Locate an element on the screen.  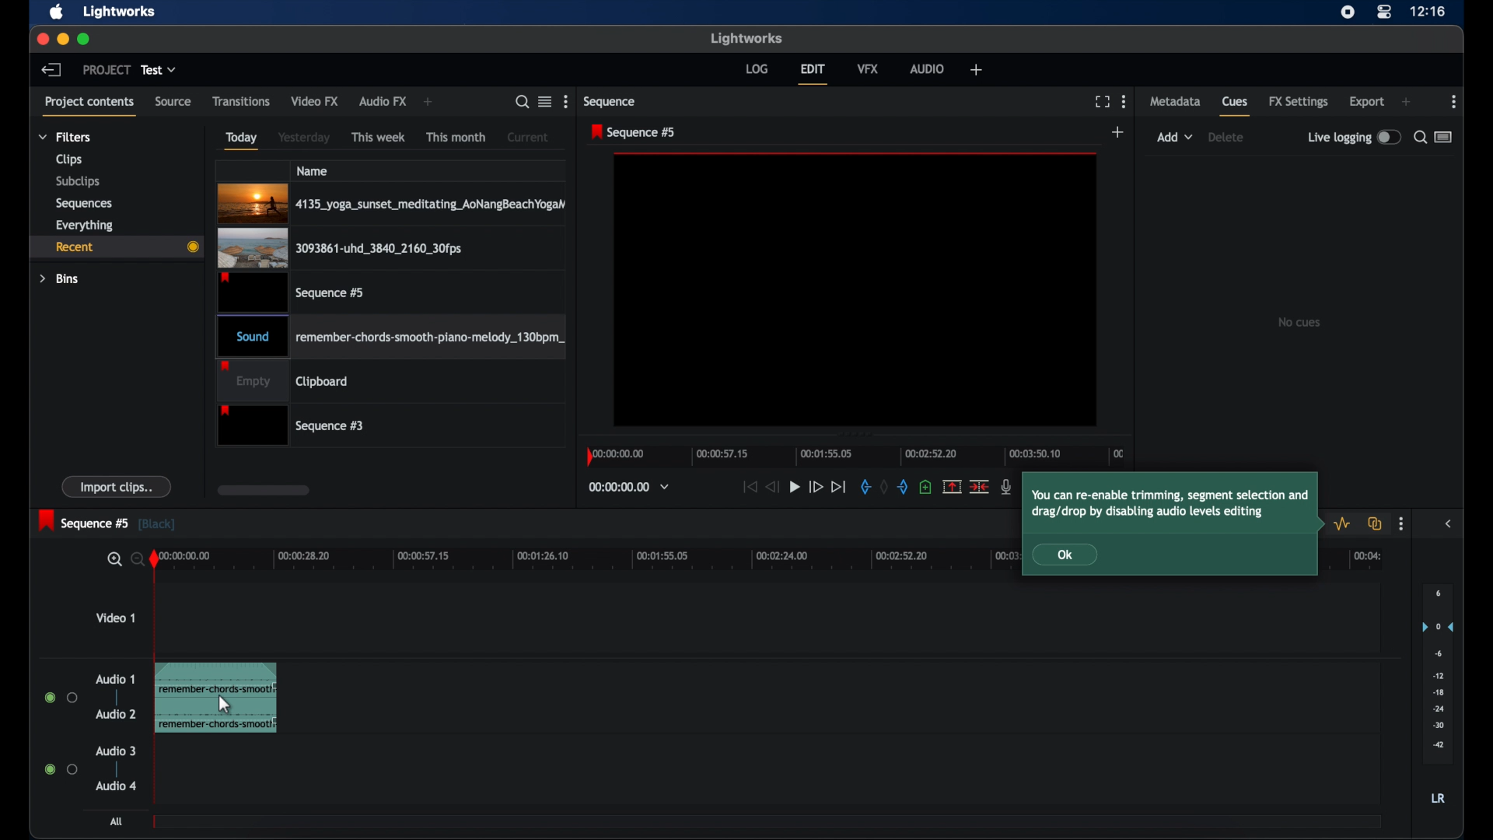
rewind is located at coordinates (771, 485).